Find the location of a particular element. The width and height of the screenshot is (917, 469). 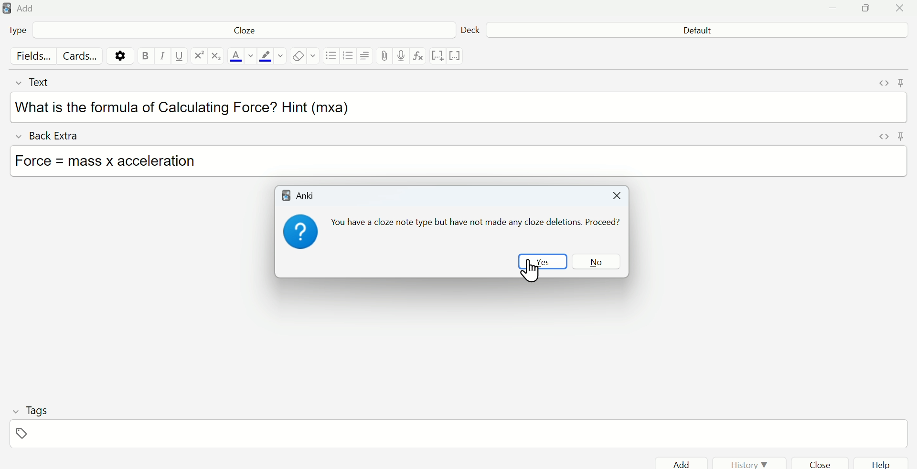

Anki is located at coordinates (299, 197).